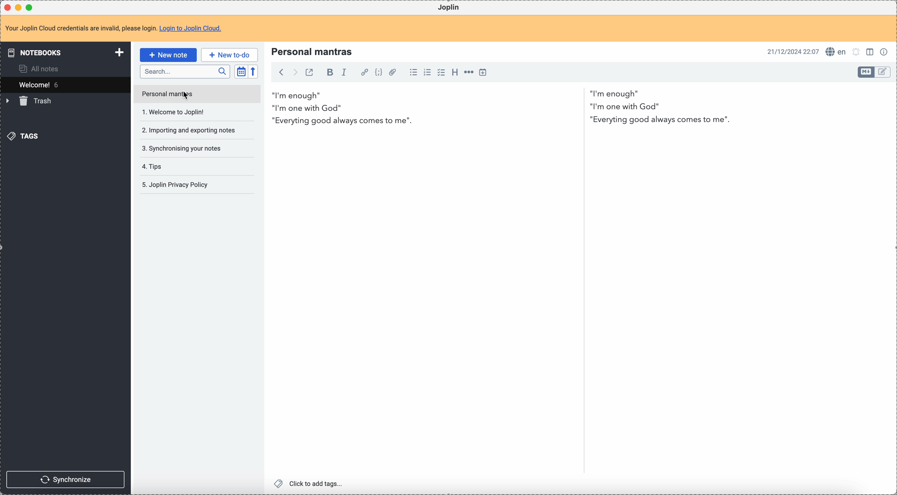  I want to click on toggle editor layout, so click(883, 71).